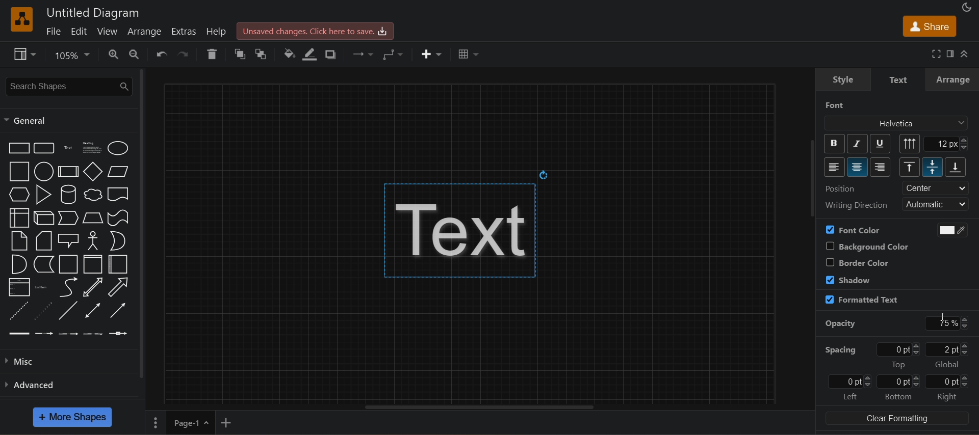 The width and height of the screenshot is (979, 435). Describe the element at coordinates (910, 167) in the screenshot. I see `top` at that location.